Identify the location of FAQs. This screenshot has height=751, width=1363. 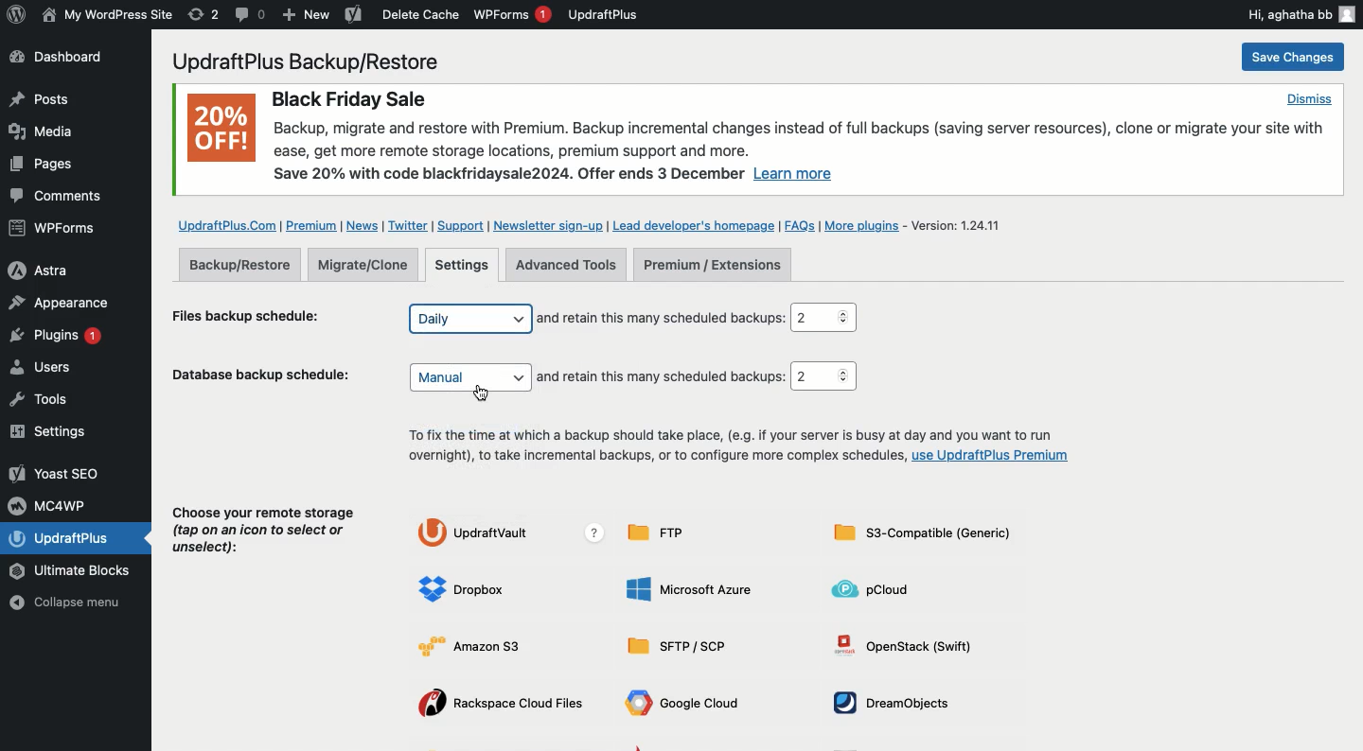
(800, 225).